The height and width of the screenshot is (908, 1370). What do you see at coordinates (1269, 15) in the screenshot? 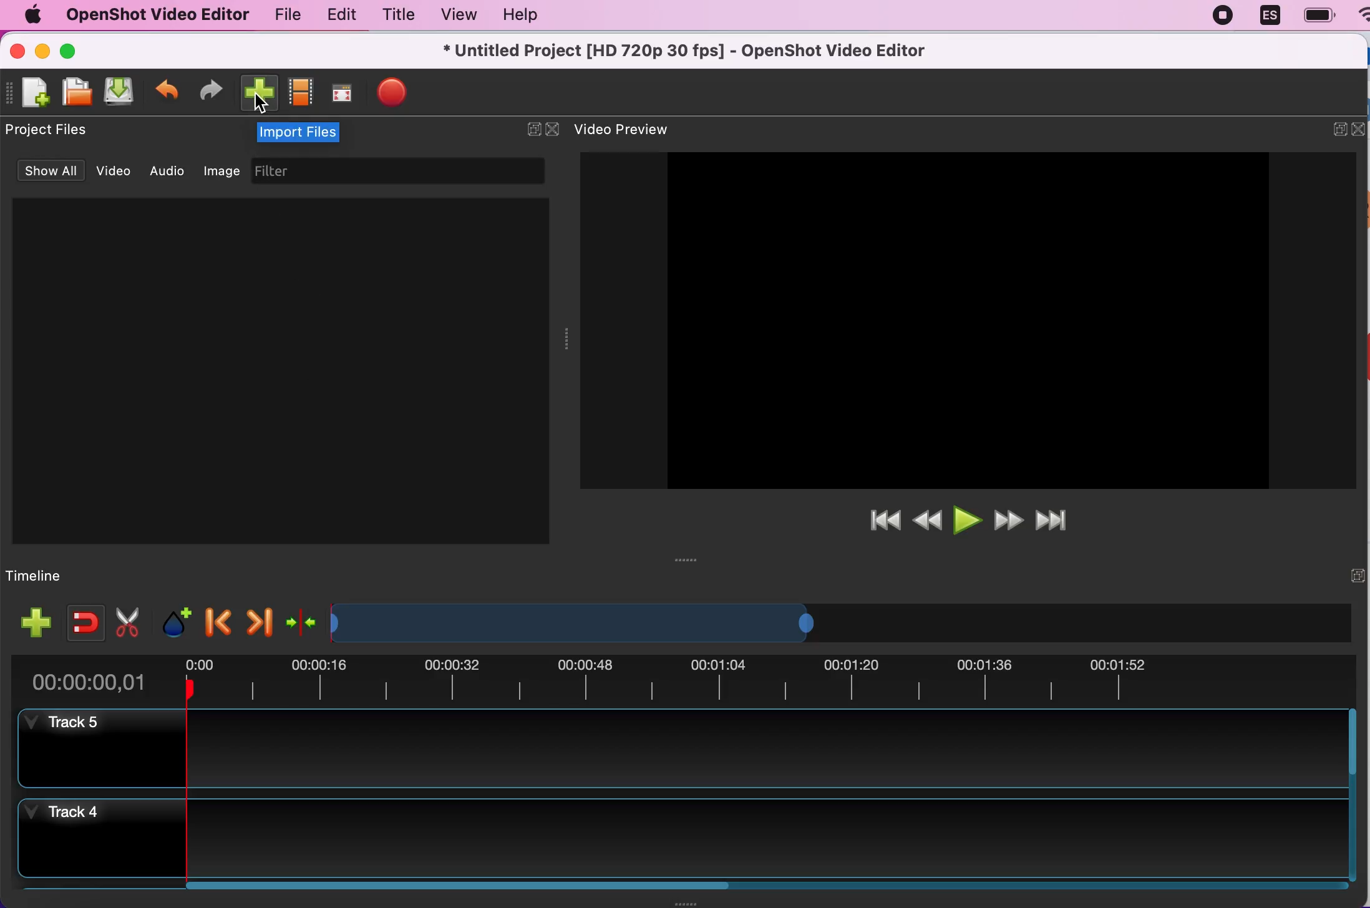
I see `language` at bounding box center [1269, 15].